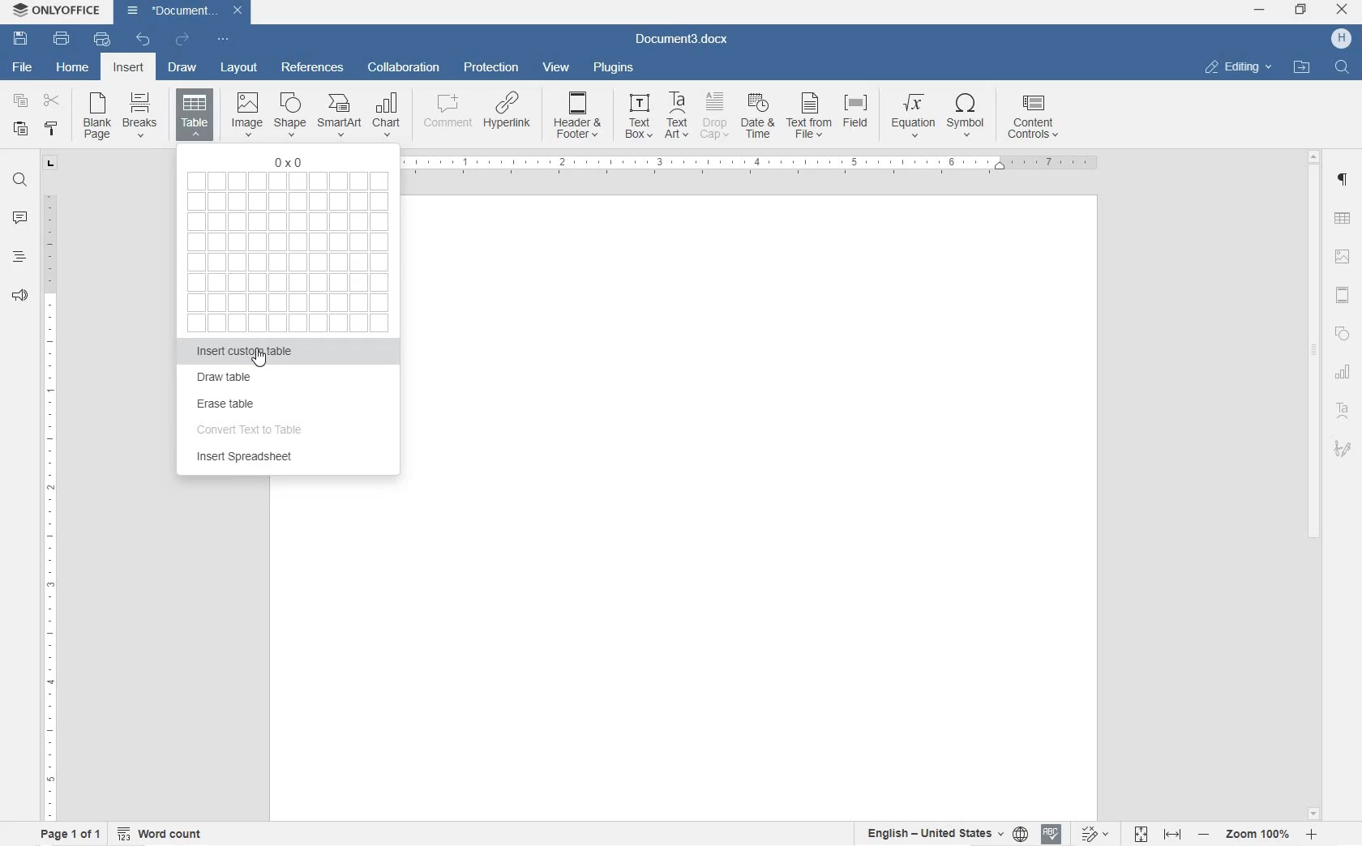  What do you see at coordinates (678, 115) in the screenshot?
I see `TextArt` at bounding box center [678, 115].